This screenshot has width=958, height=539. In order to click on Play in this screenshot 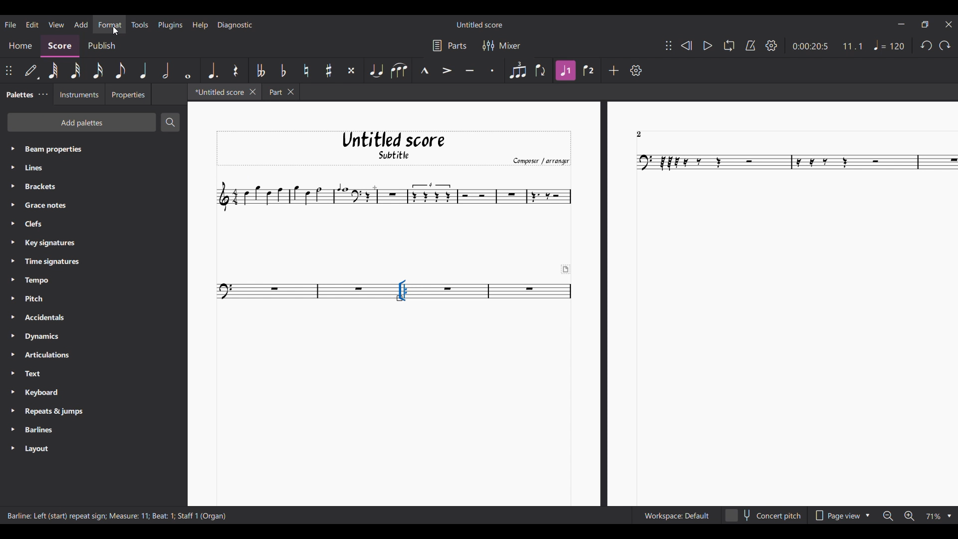, I will do `click(708, 46)`.